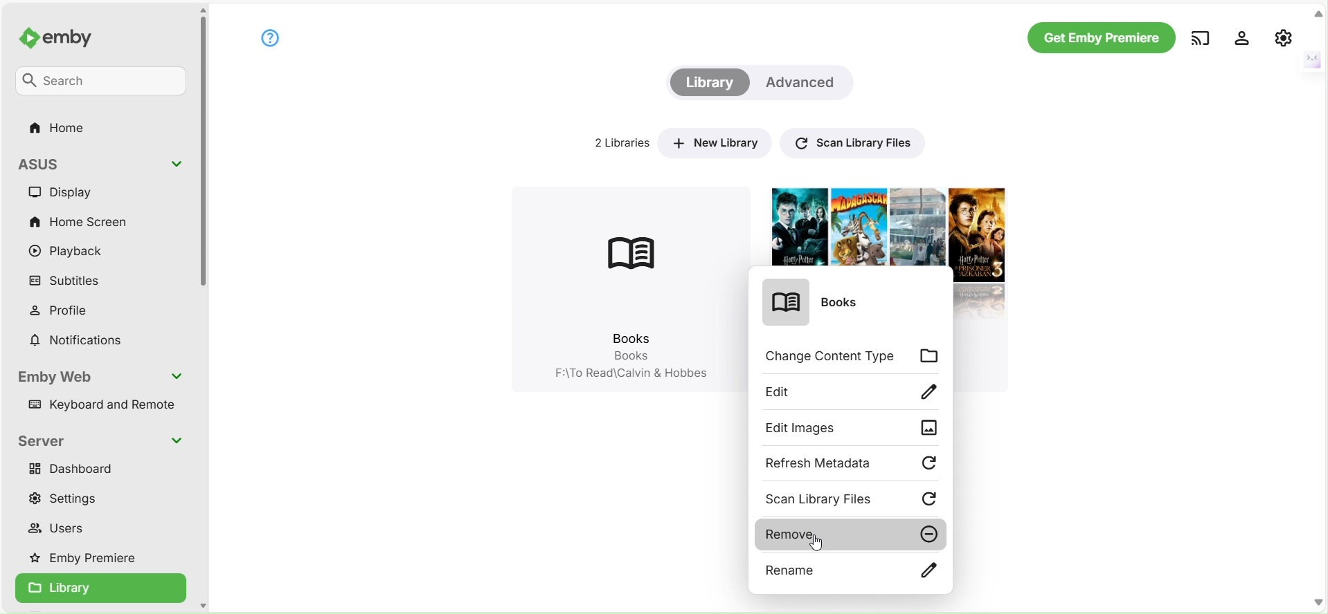 The image size is (1328, 614). I want to click on Number of Libraries, so click(616, 142).